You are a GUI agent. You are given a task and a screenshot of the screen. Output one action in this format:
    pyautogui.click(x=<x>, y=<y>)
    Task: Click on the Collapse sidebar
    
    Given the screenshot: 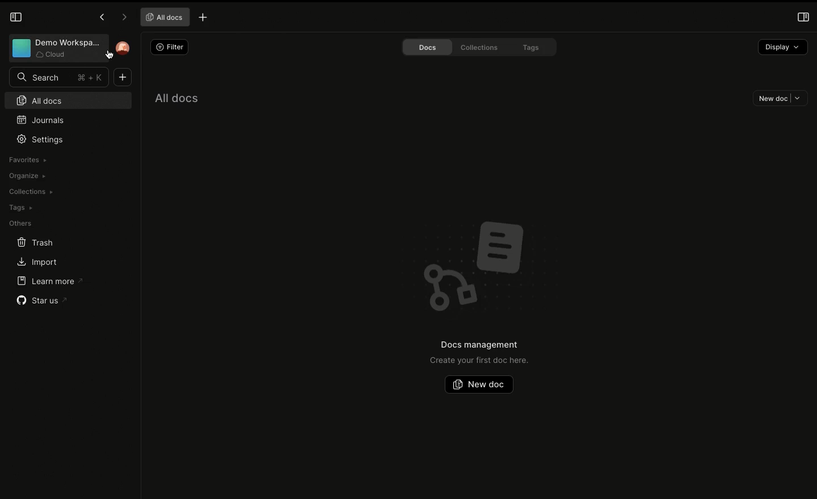 What is the action you would take?
    pyautogui.click(x=16, y=17)
    